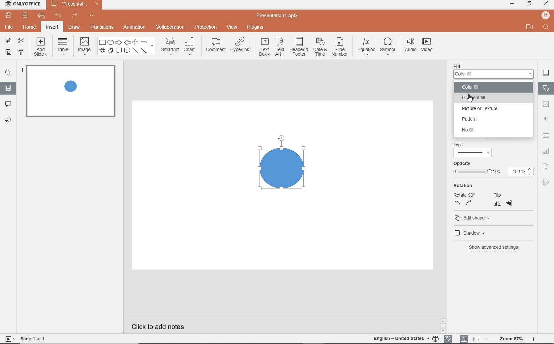  Describe the element at coordinates (530, 28) in the screenshot. I see `open file location` at that location.